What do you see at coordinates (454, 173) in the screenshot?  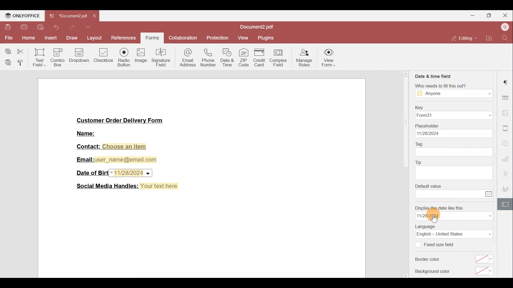 I see `tip` at bounding box center [454, 173].